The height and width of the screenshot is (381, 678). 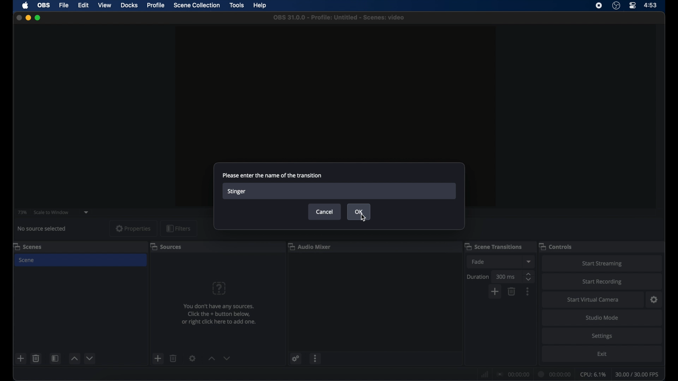 I want to click on scene, so click(x=27, y=260).